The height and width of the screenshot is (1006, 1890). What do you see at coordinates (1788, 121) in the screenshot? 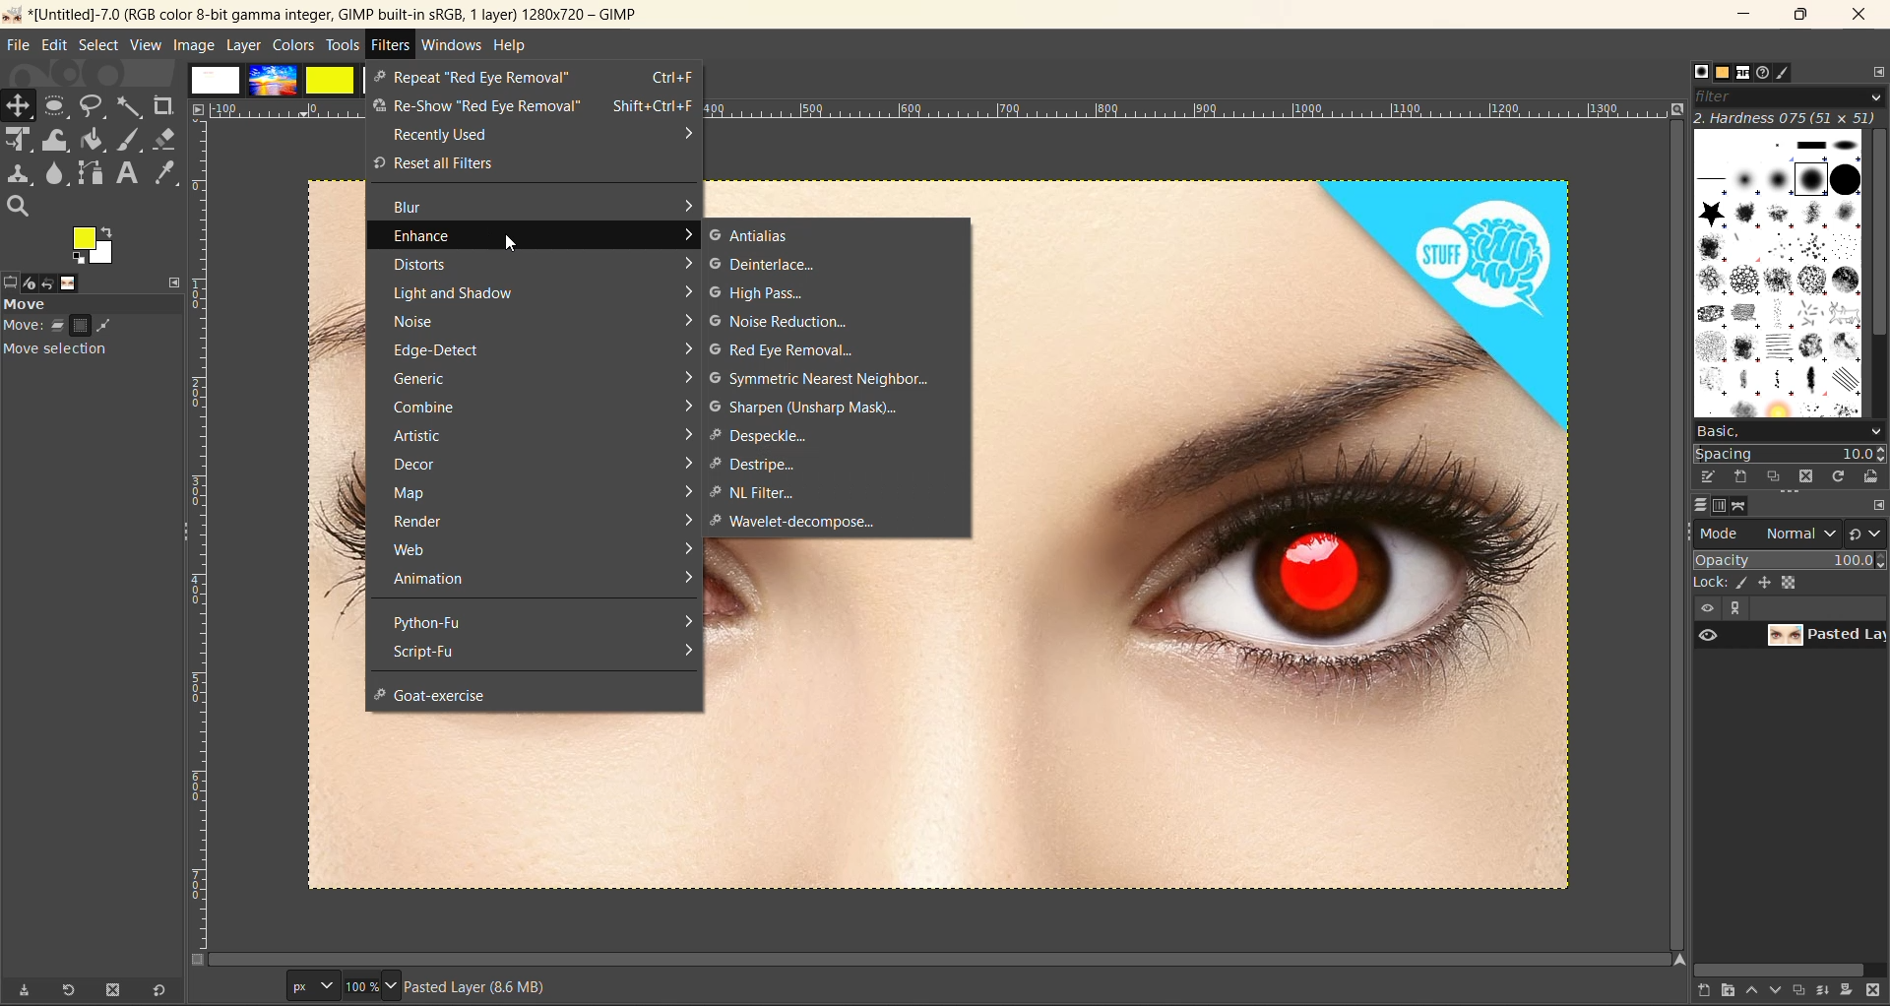
I see `hardness` at bounding box center [1788, 121].